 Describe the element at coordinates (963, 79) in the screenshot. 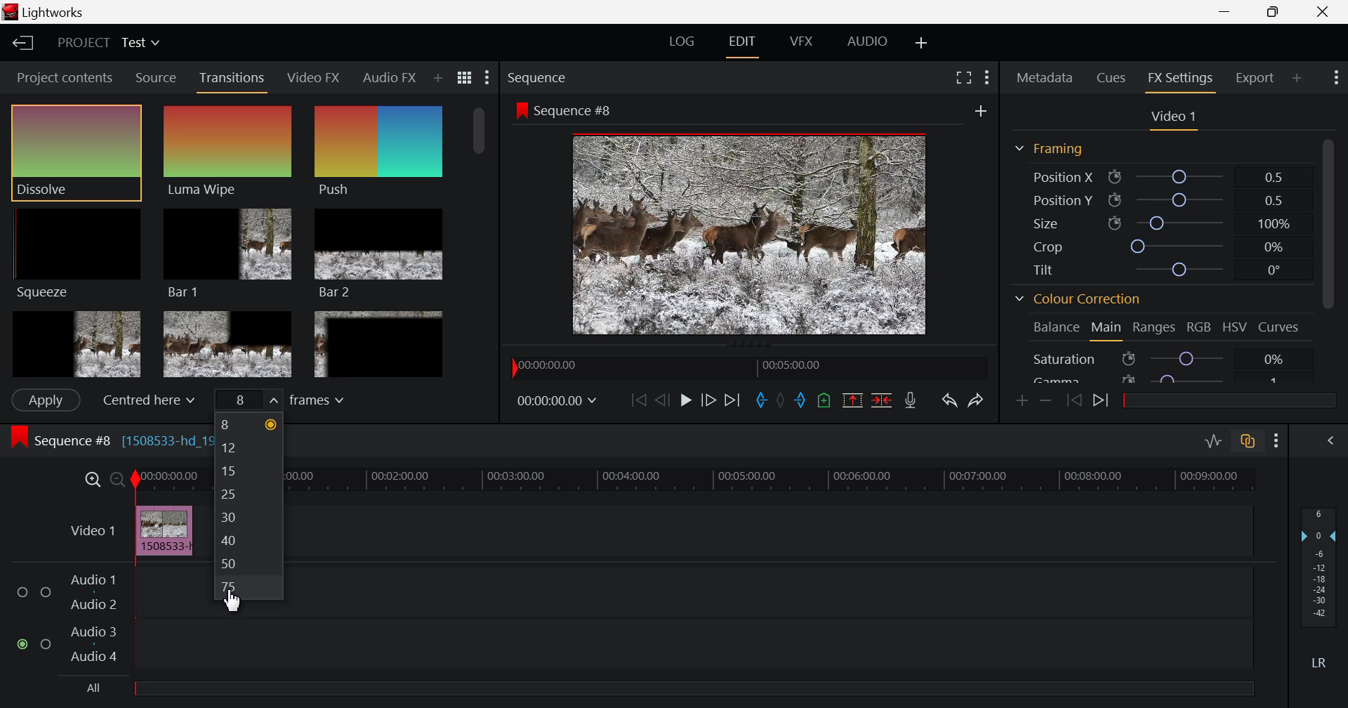

I see `Full Screen` at that location.